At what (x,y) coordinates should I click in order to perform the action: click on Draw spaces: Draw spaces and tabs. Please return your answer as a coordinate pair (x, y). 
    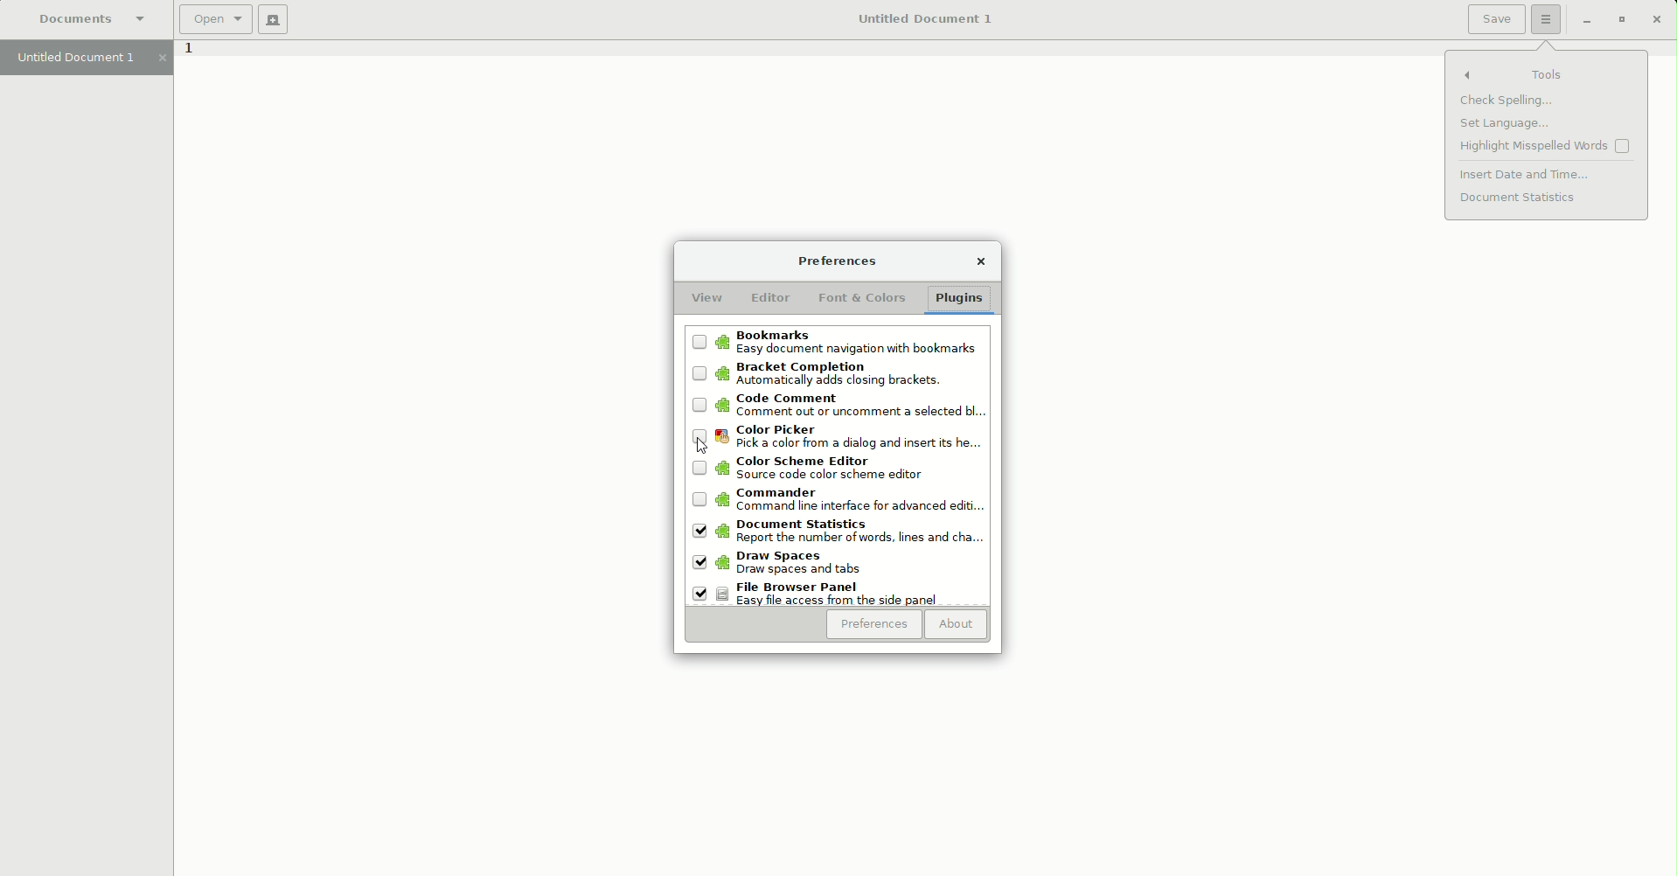
    Looking at the image, I should click on (795, 565).